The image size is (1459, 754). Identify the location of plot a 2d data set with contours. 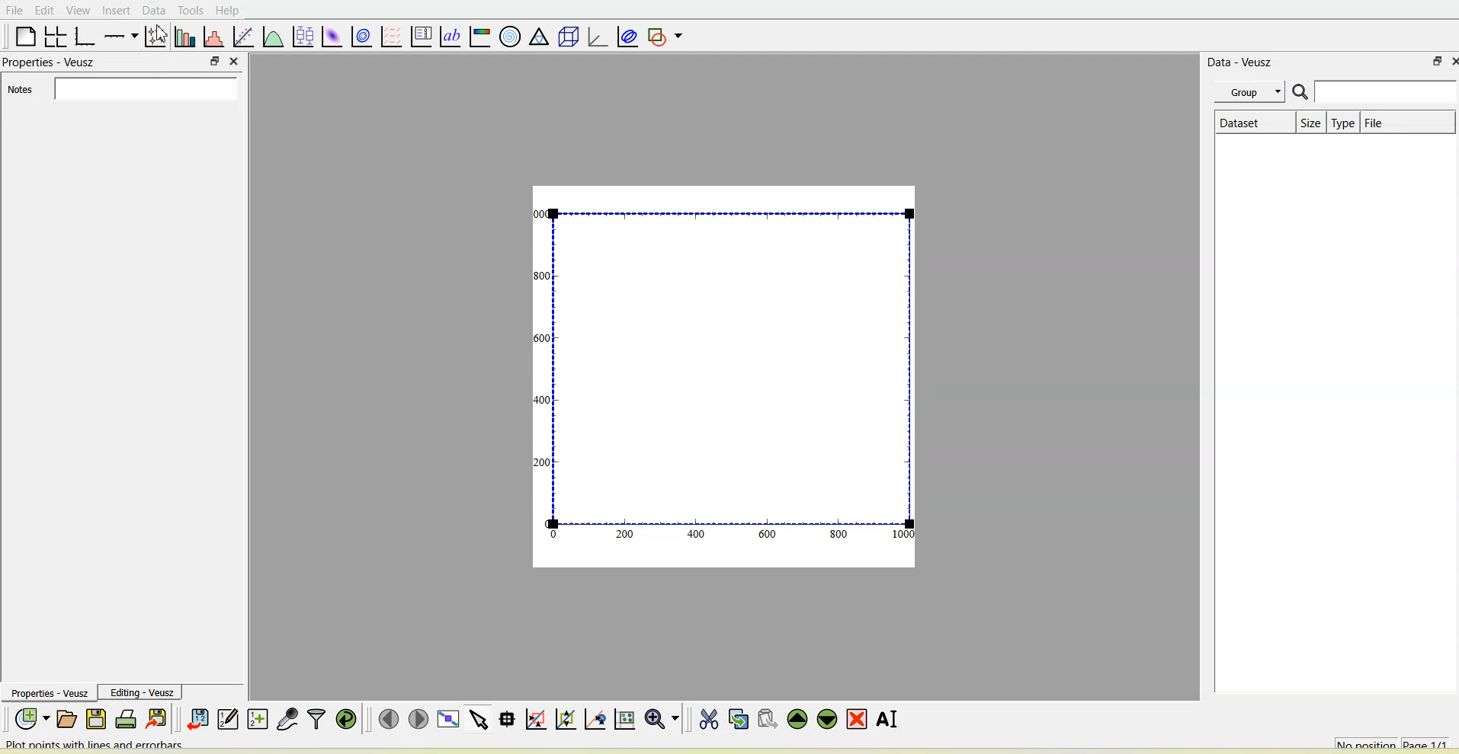
(361, 37).